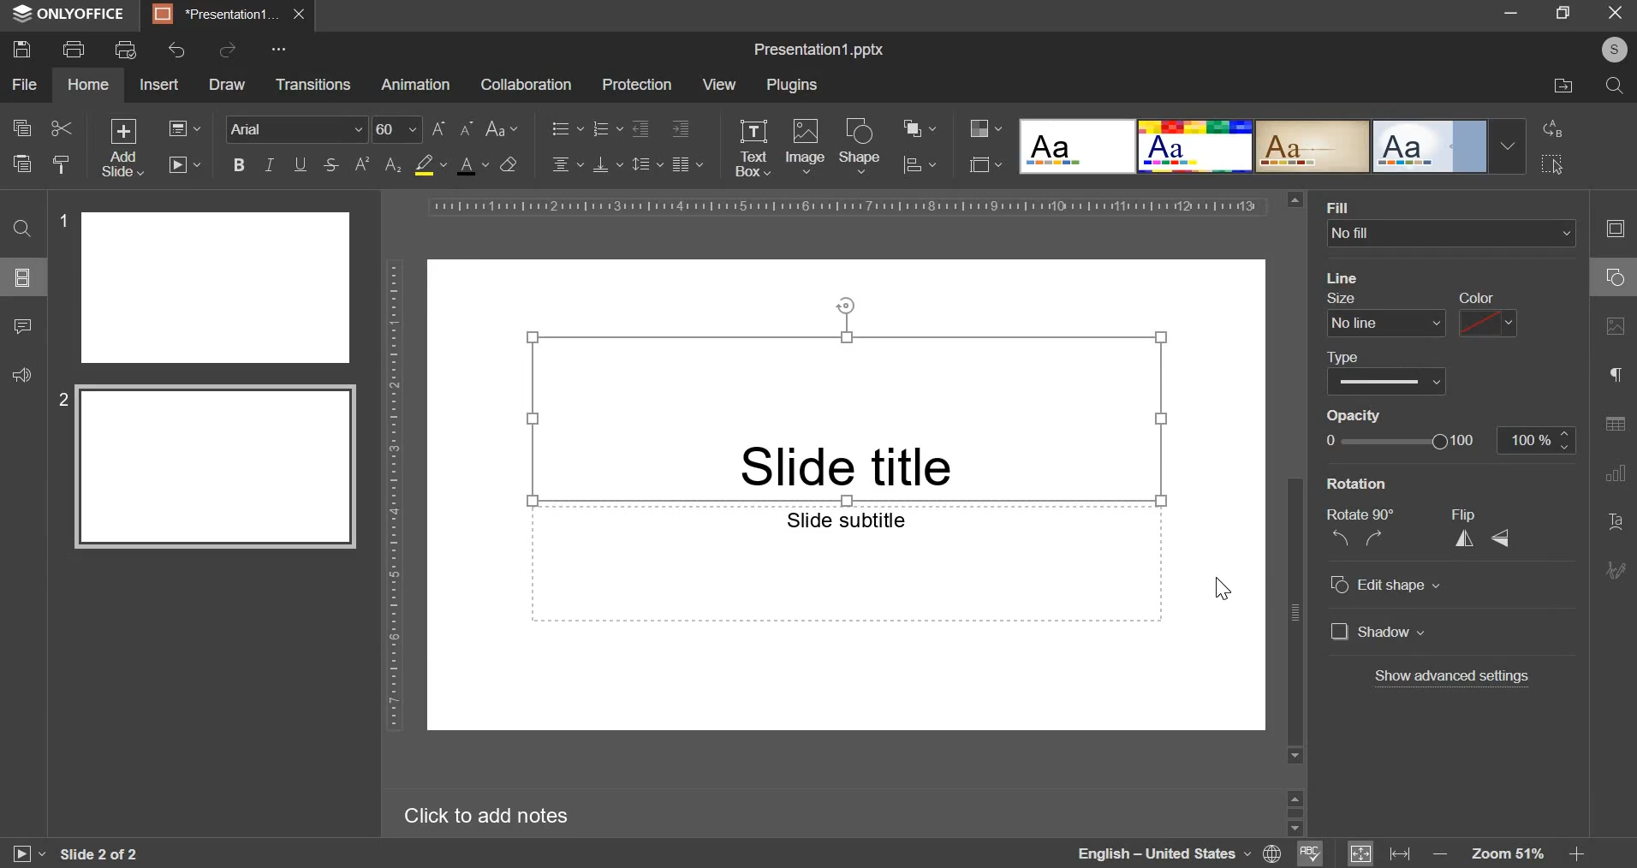  Describe the element at coordinates (158, 83) in the screenshot. I see `insert` at that location.